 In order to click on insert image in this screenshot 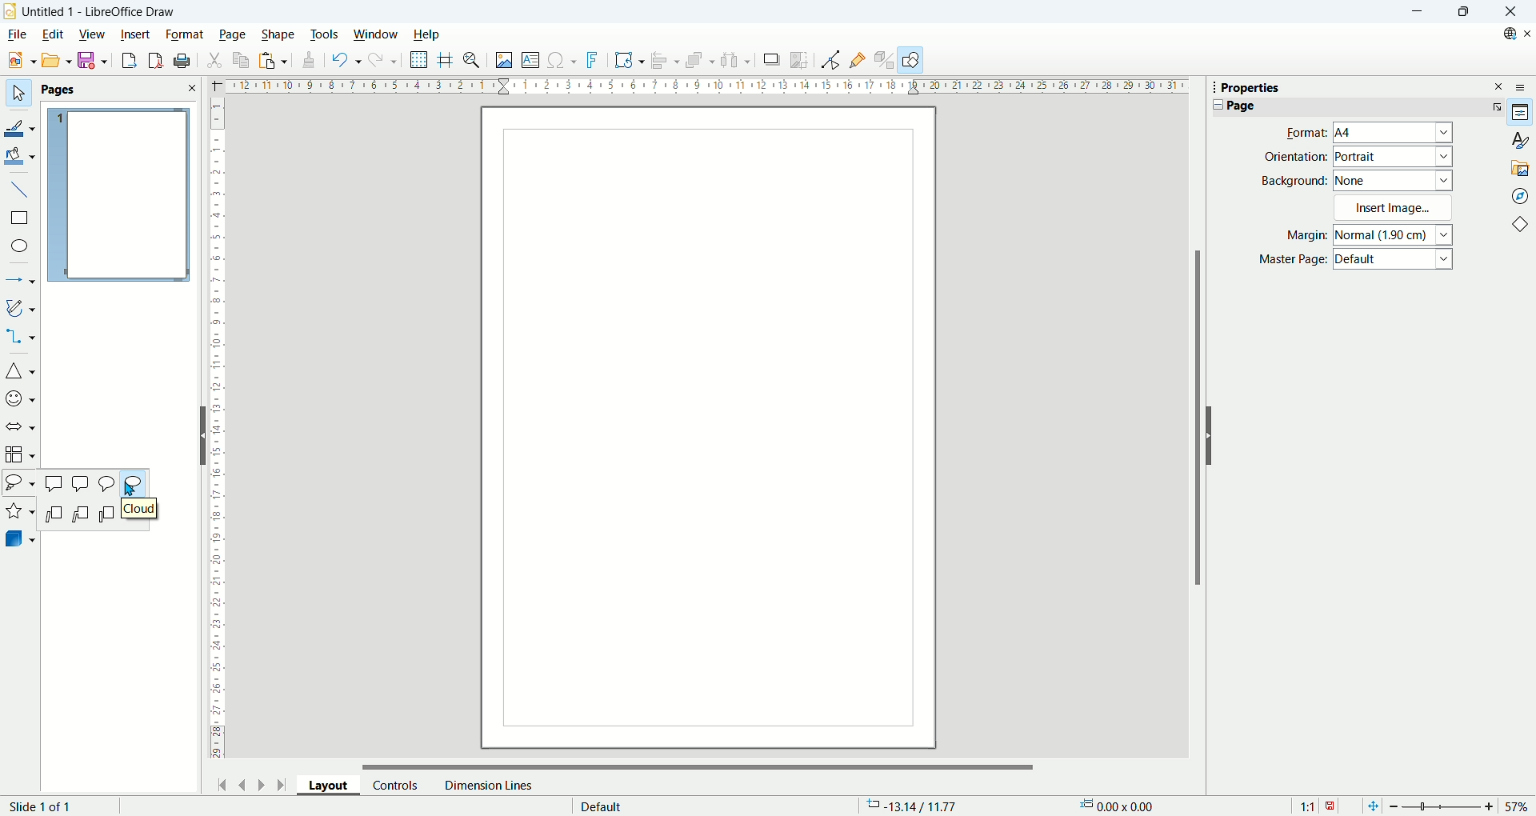, I will do `click(503, 62)`.